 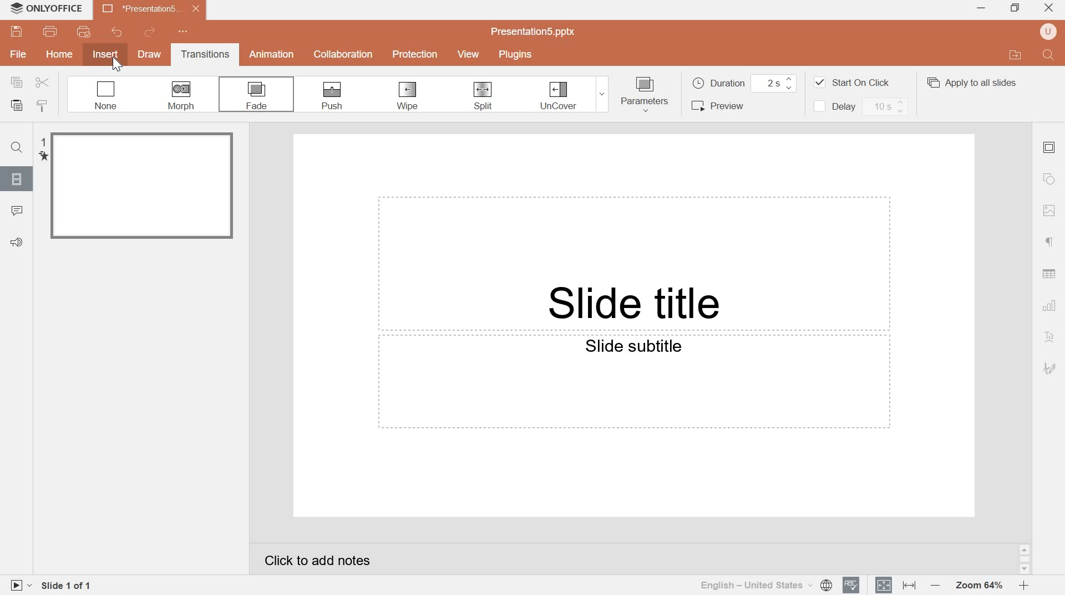 What do you see at coordinates (182, 94) in the screenshot?
I see `Morph` at bounding box center [182, 94].